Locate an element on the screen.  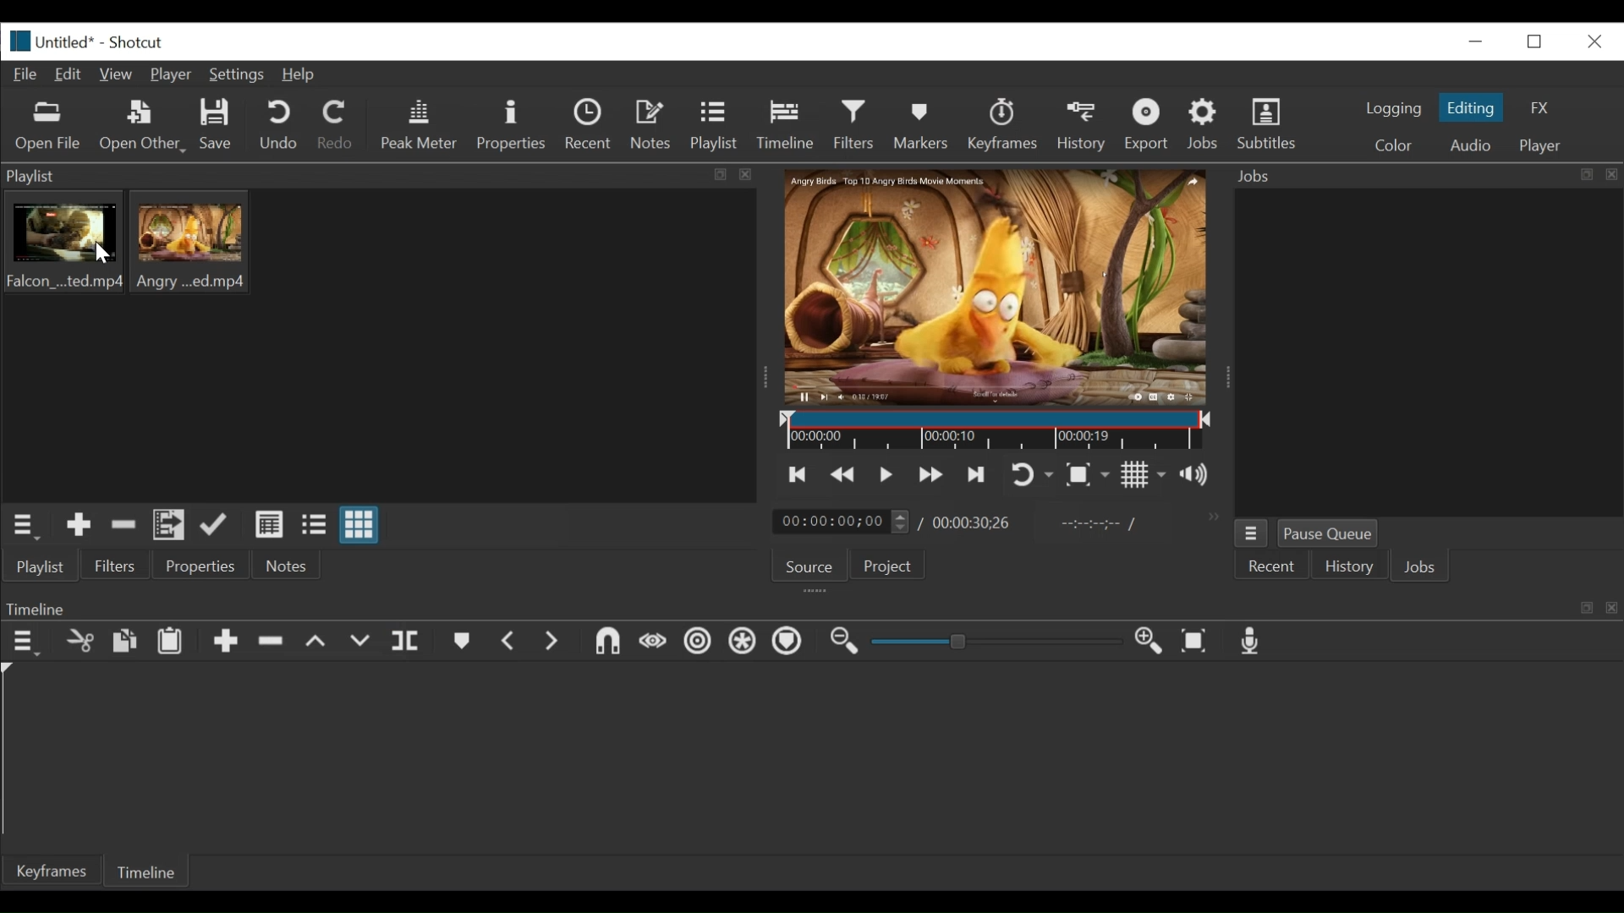
File is located at coordinates (29, 75).